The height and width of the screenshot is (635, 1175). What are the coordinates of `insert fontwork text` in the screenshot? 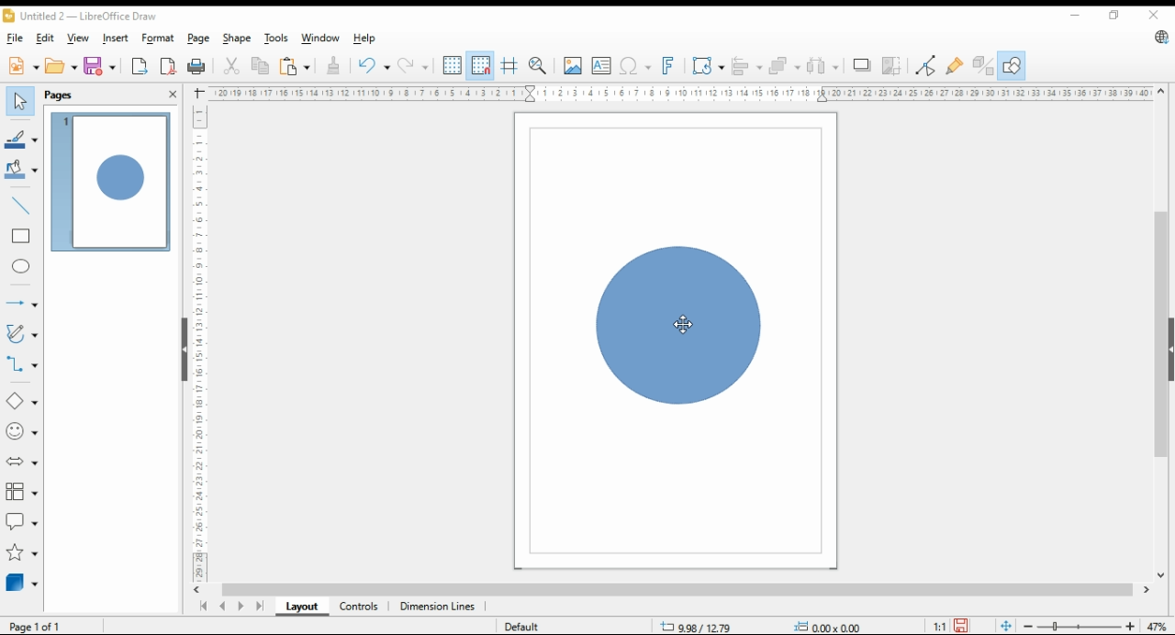 It's located at (671, 66).